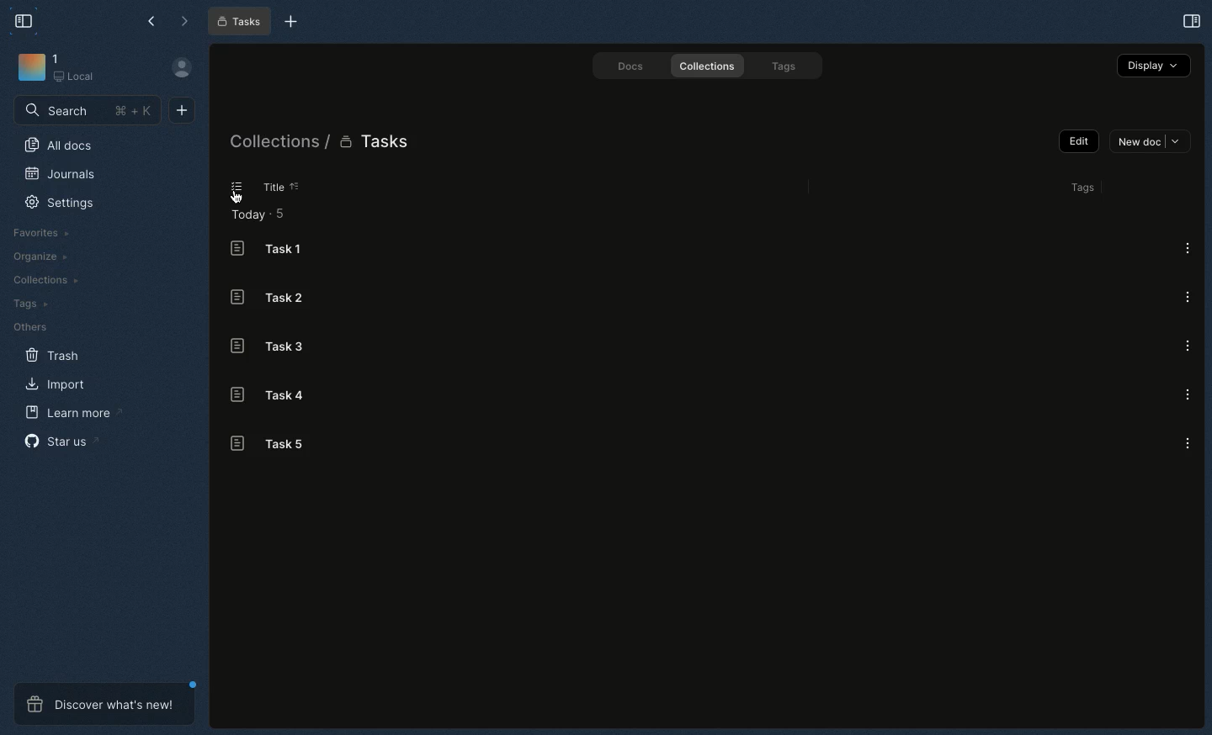 The image size is (1212, 735). What do you see at coordinates (57, 385) in the screenshot?
I see `Import` at bounding box center [57, 385].